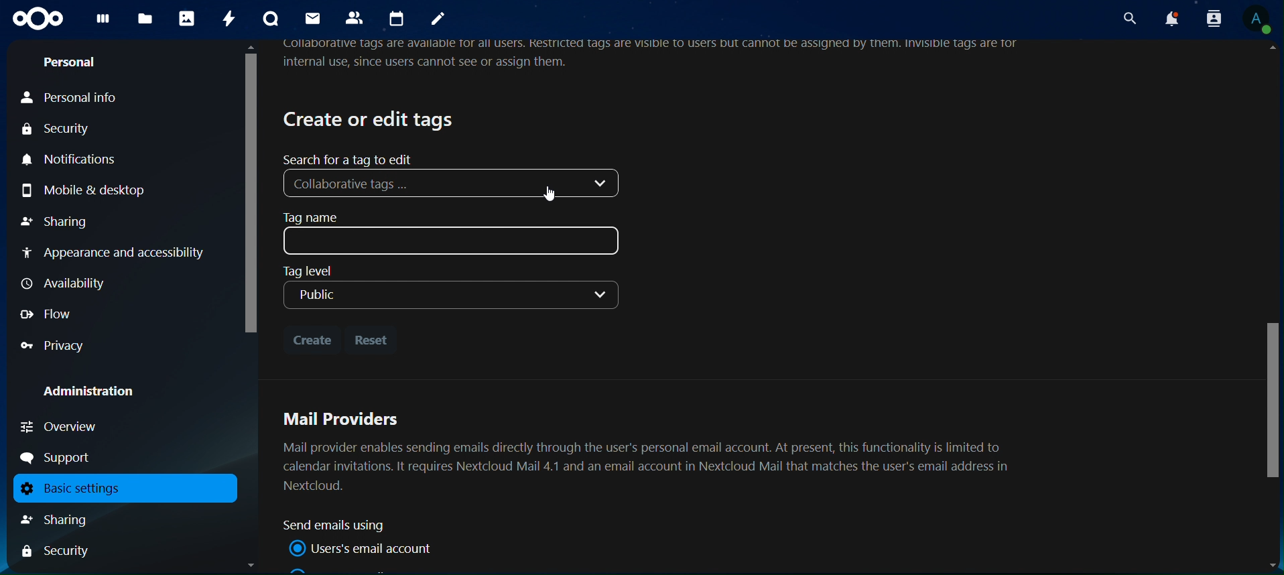  I want to click on create, so click(312, 337).